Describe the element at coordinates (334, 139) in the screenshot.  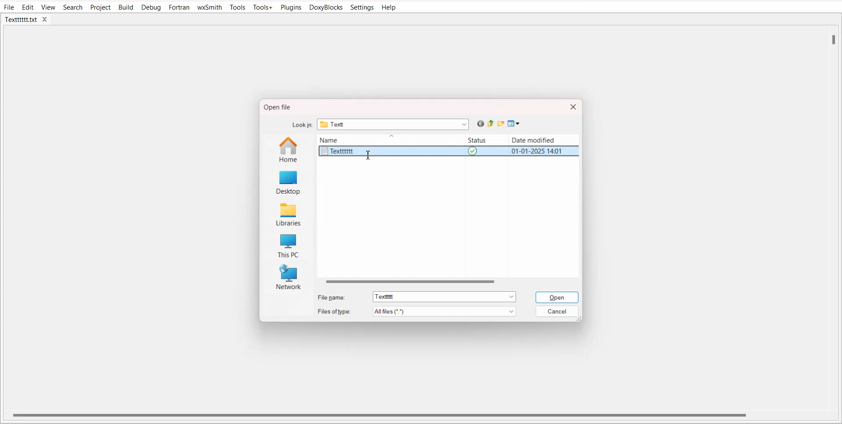
I see `Name` at that location.